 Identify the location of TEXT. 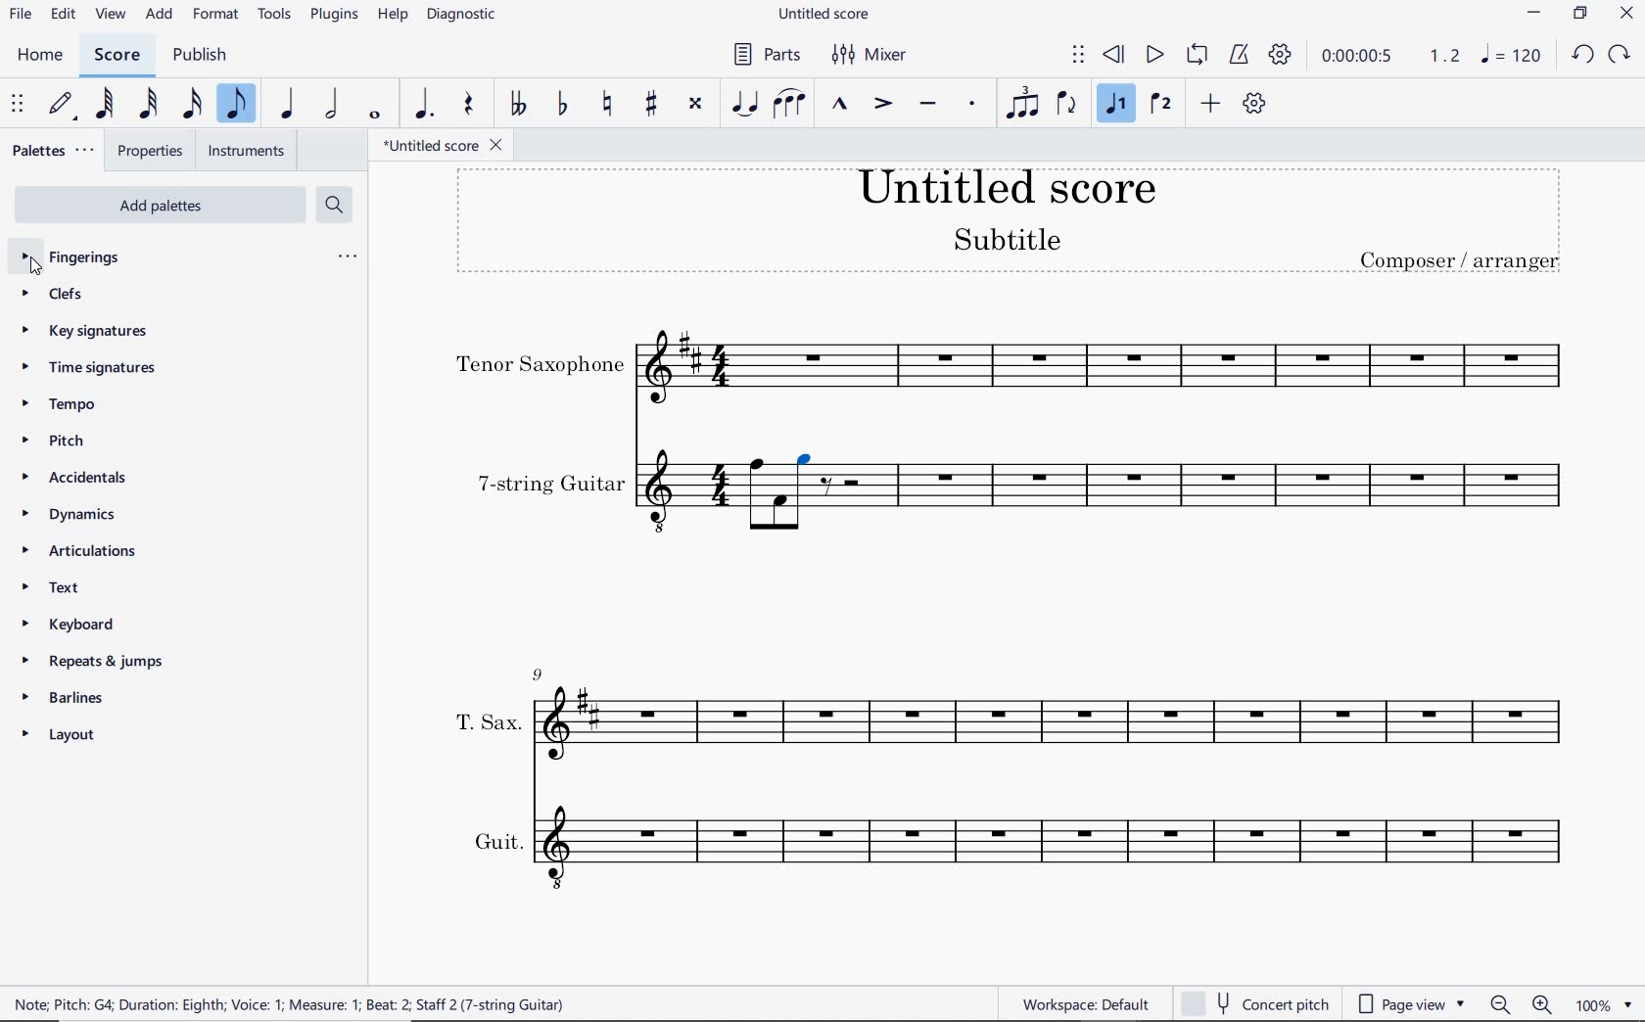
(81, 590).